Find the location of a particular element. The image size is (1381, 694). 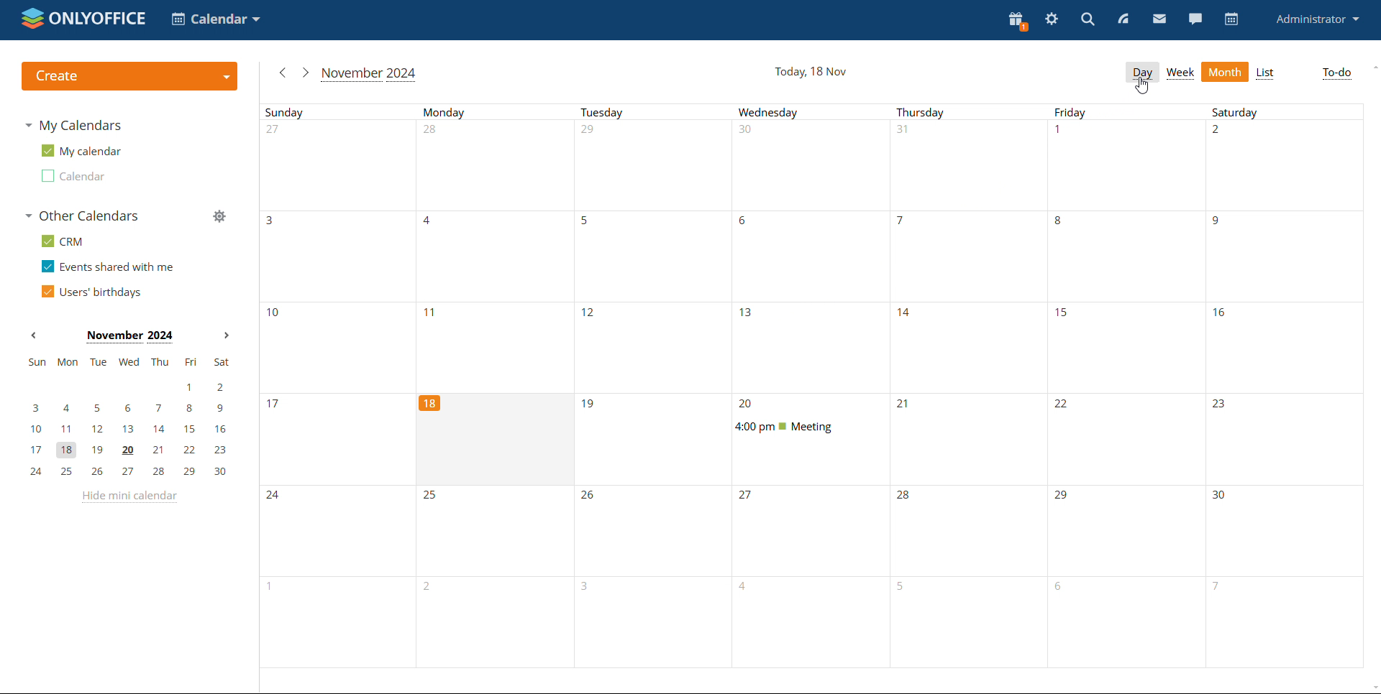

cell for current date is located at coordinates (498, 440).